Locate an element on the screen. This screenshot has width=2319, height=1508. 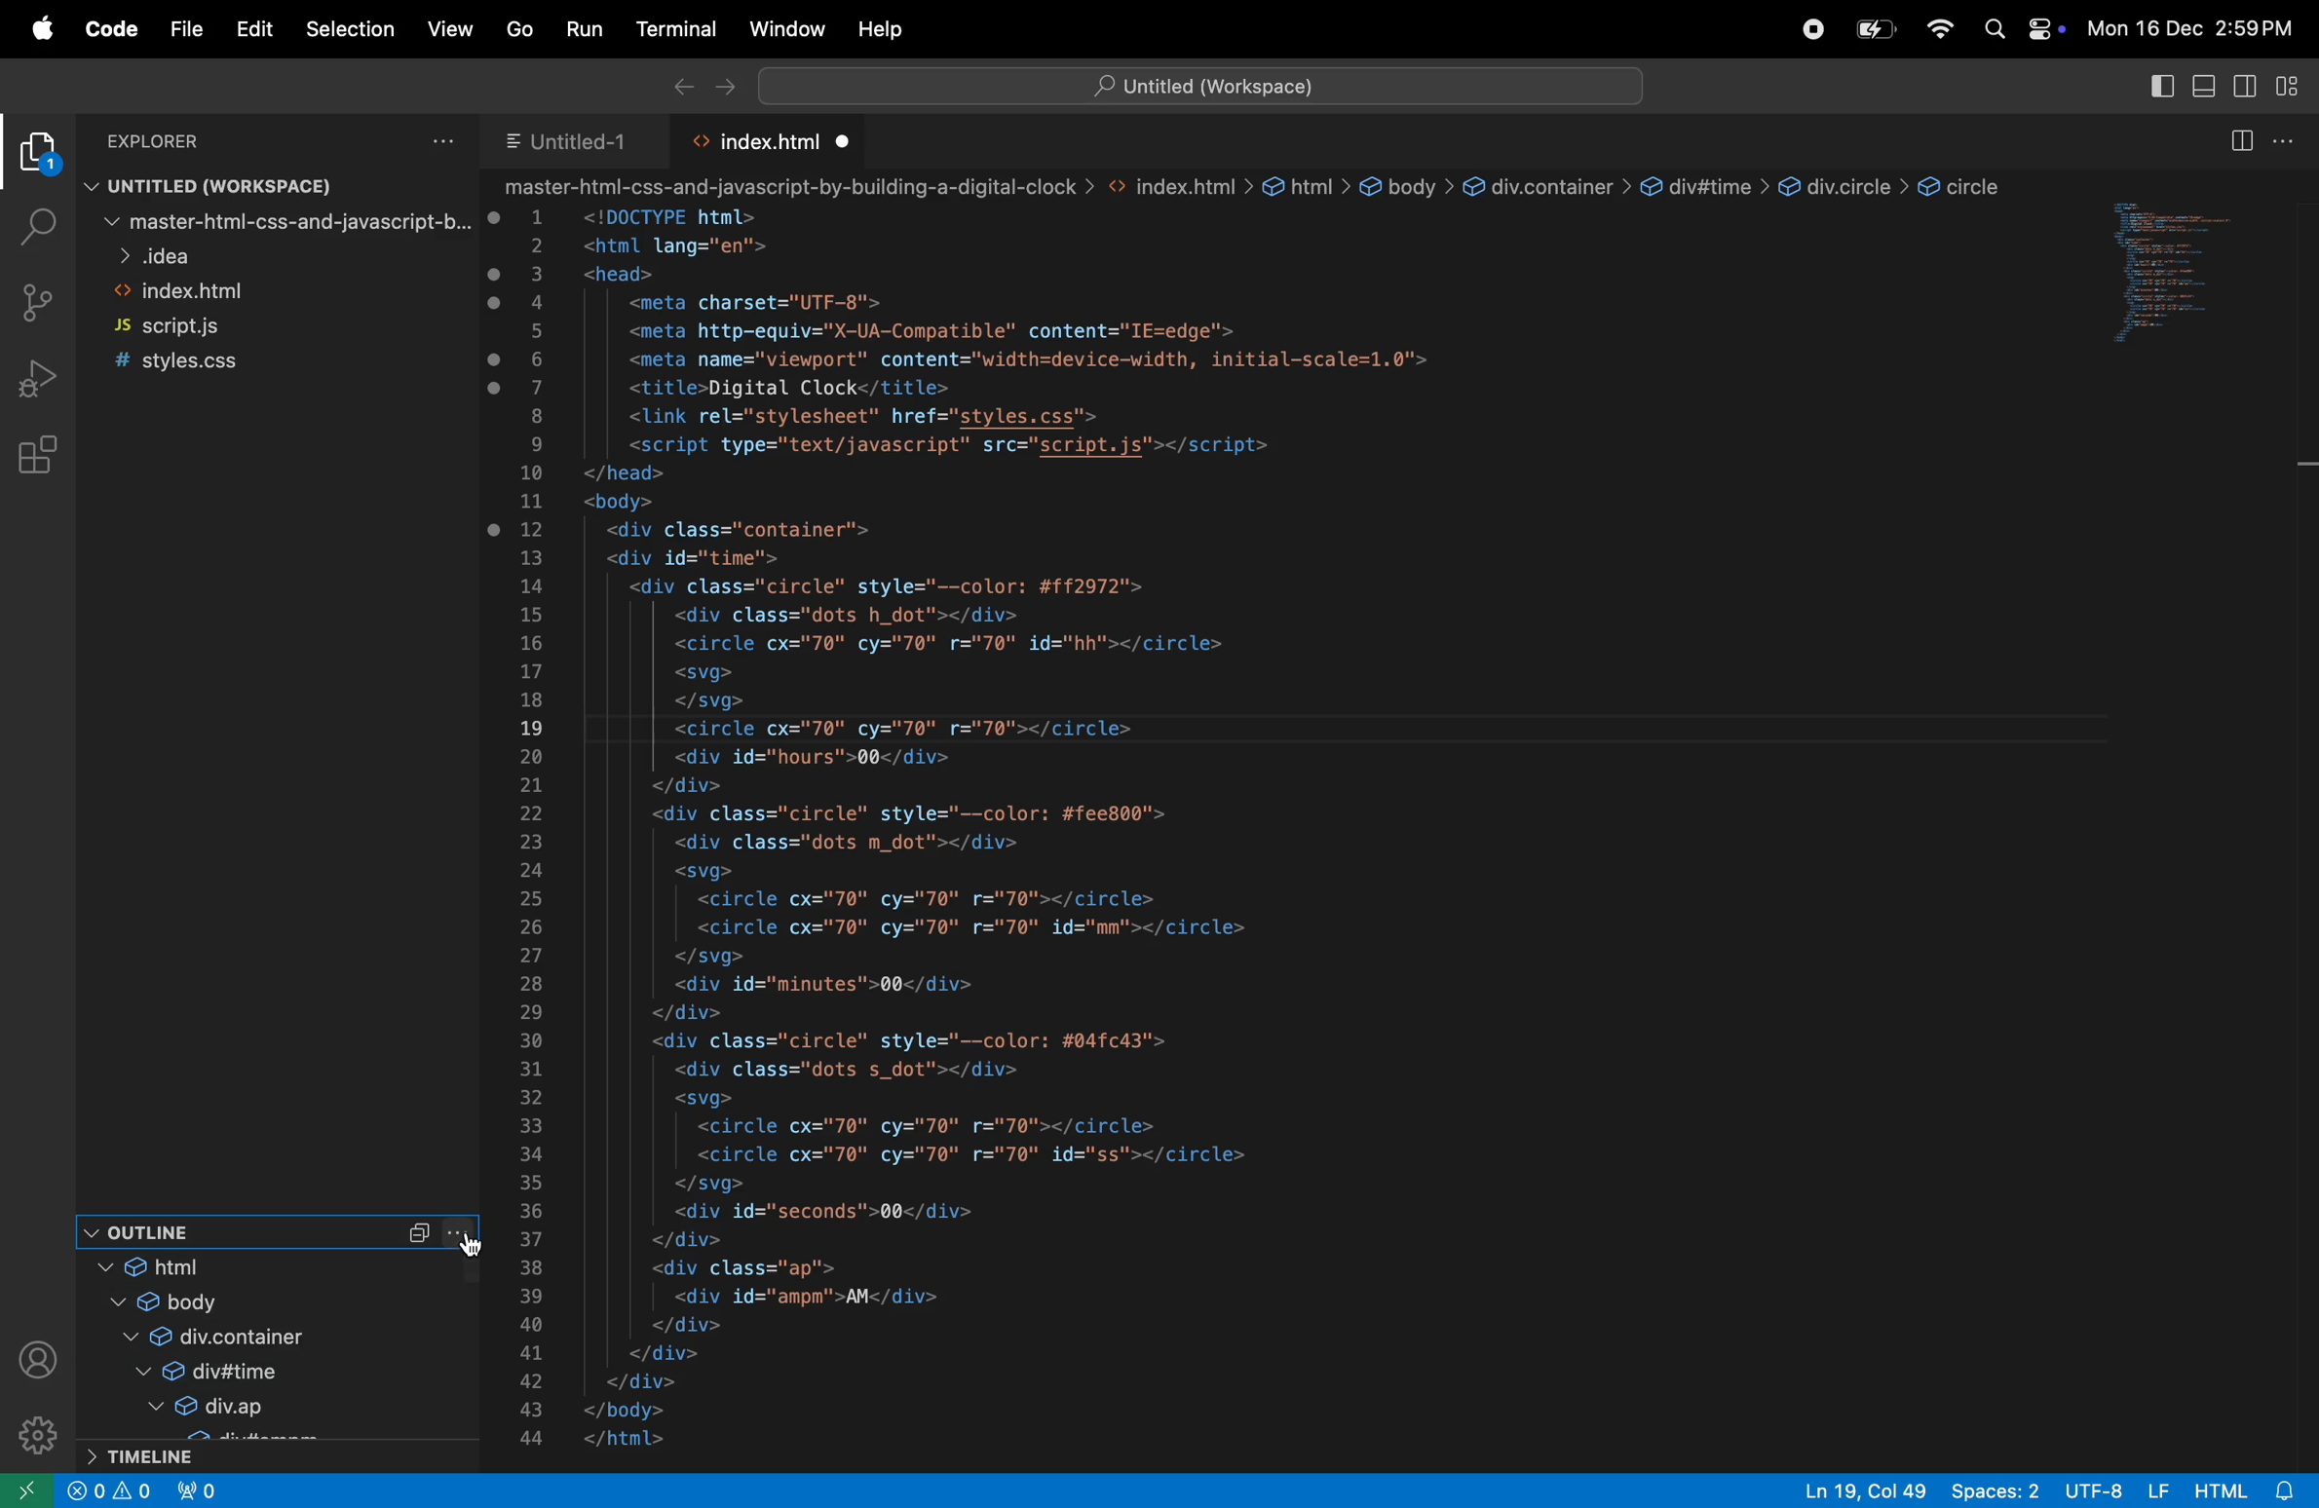
code window is located at coordinates (2196, 268).